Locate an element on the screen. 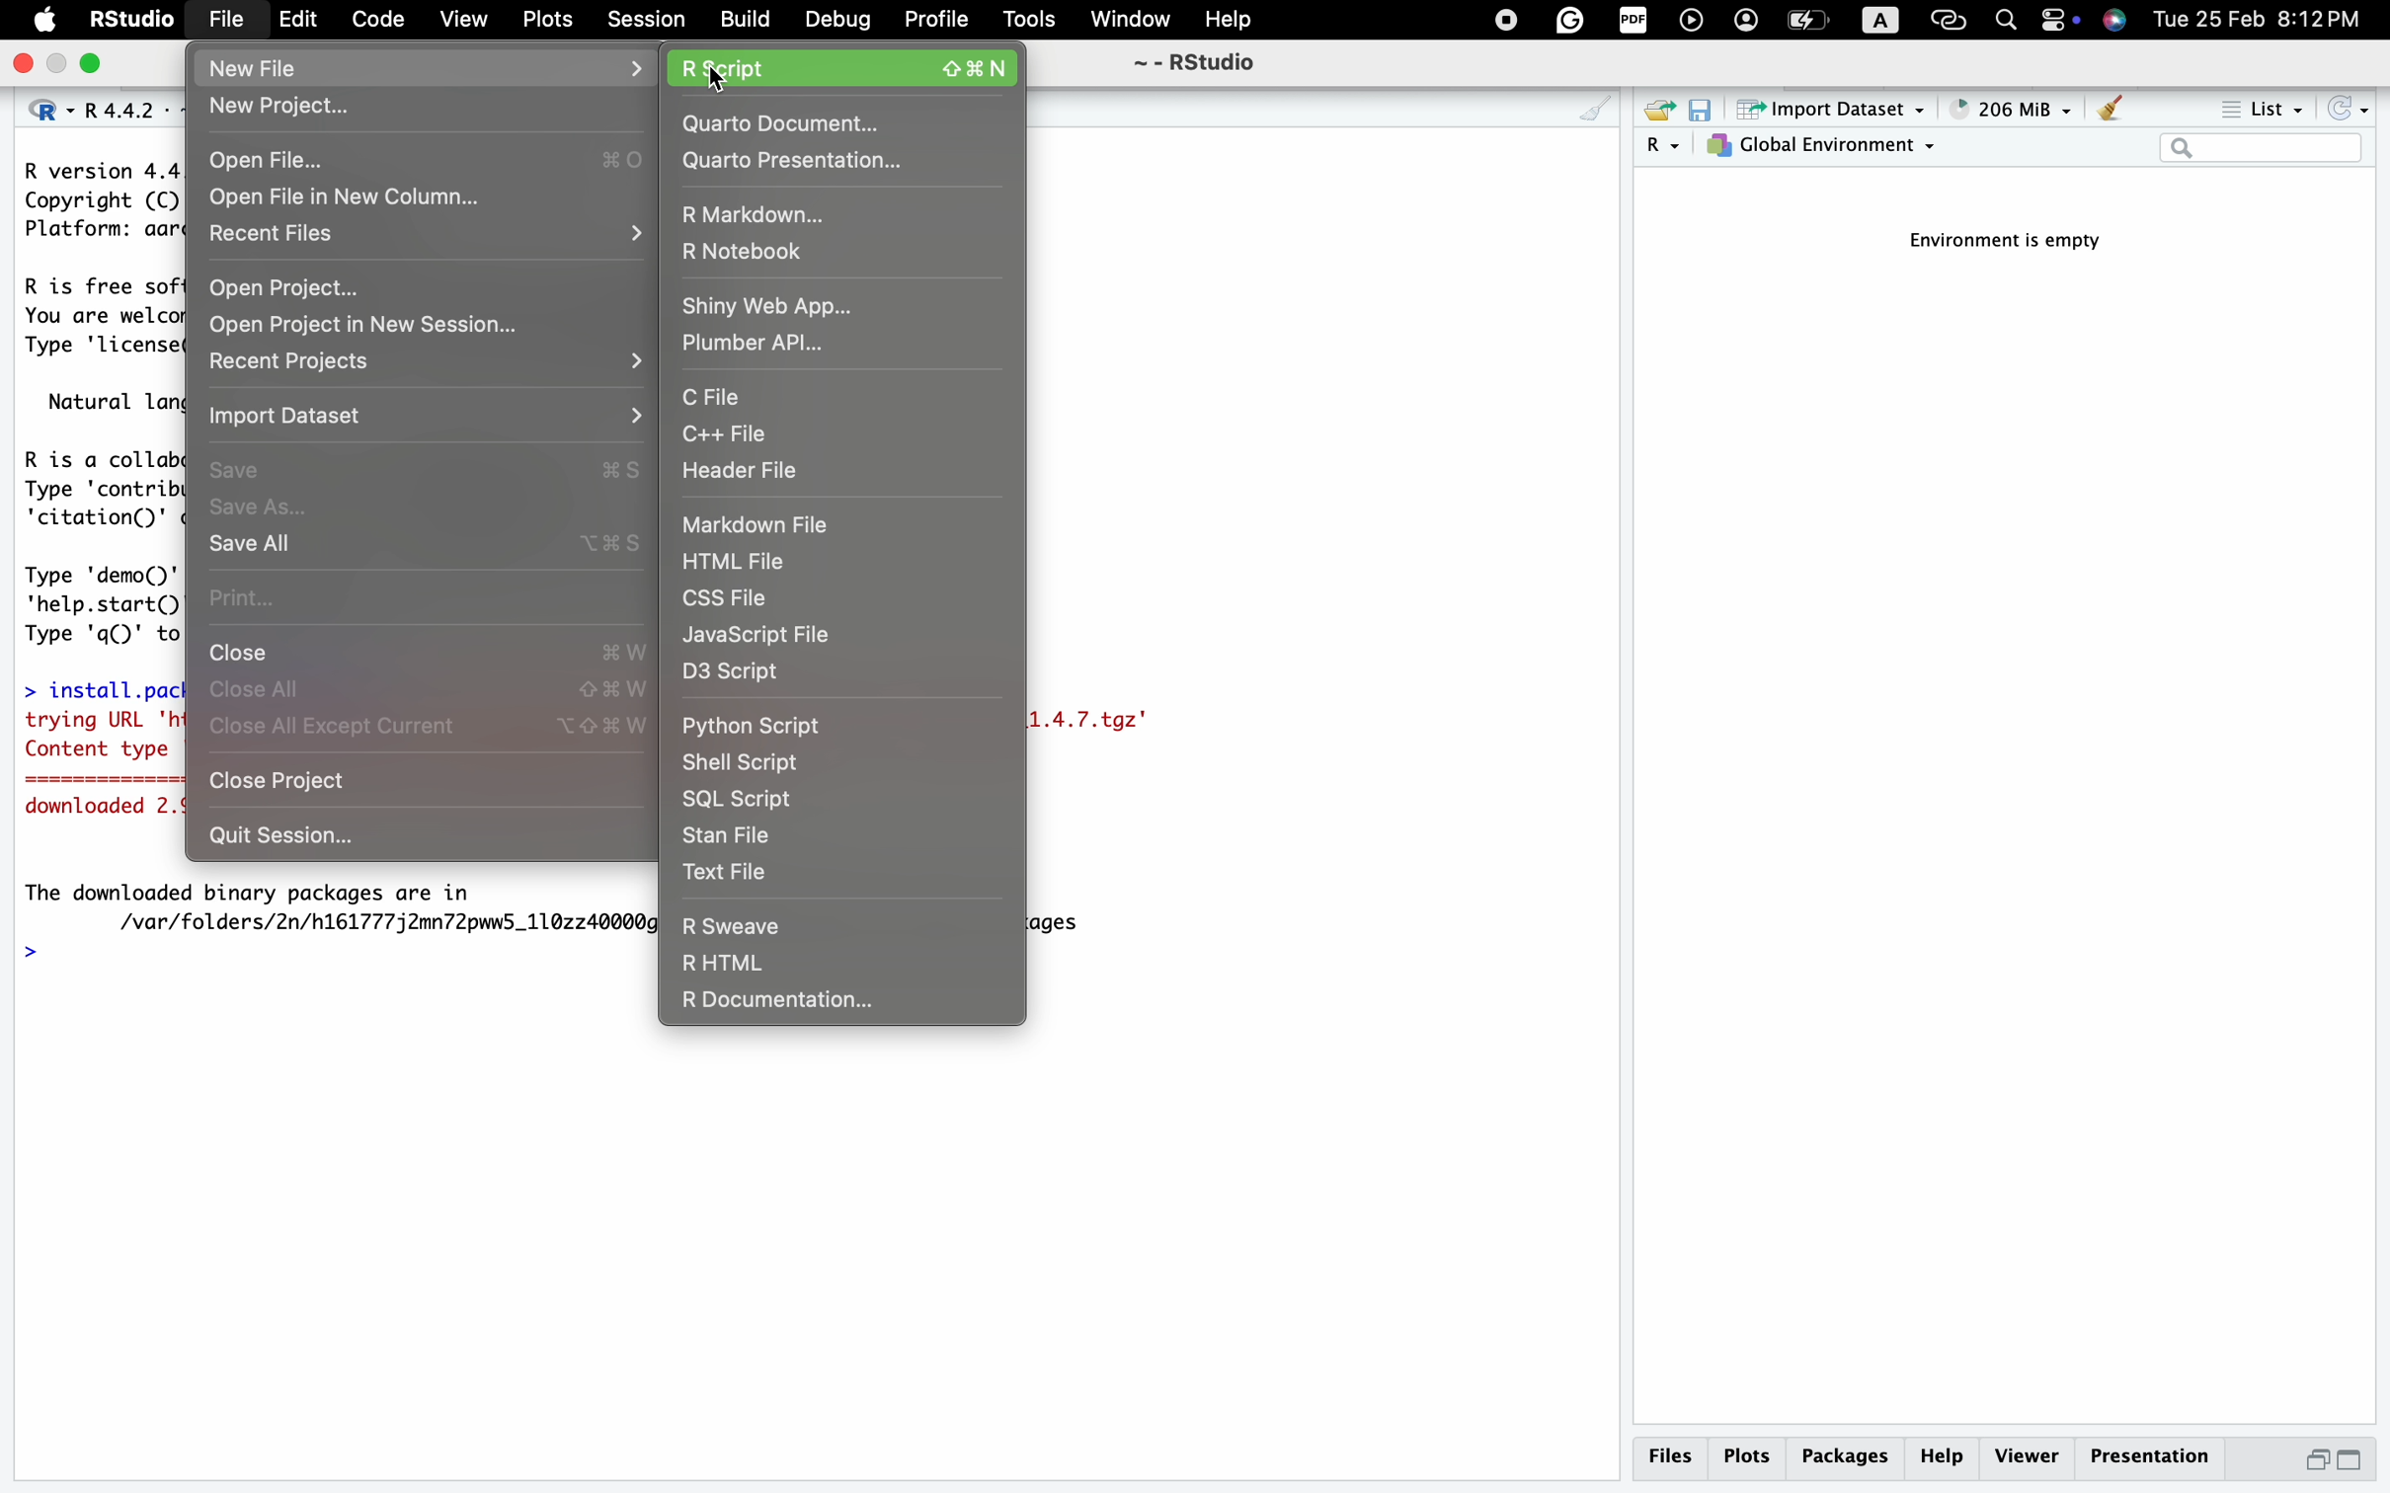  play is located at coordinates (1690, 23).